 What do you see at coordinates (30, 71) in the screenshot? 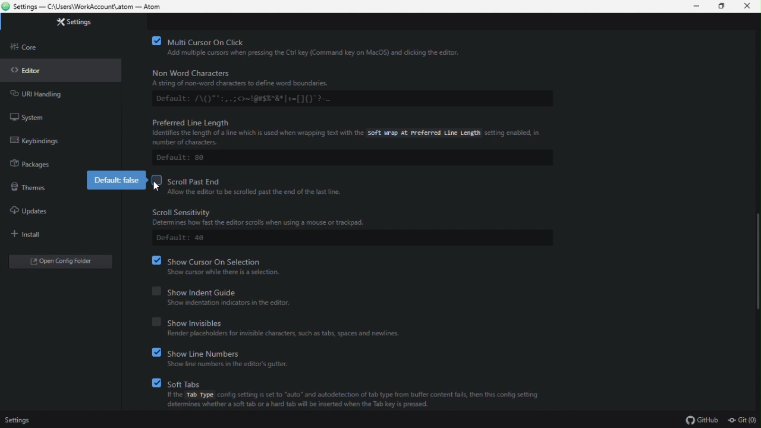
I see `Editor` at bounding box center [30, 71].